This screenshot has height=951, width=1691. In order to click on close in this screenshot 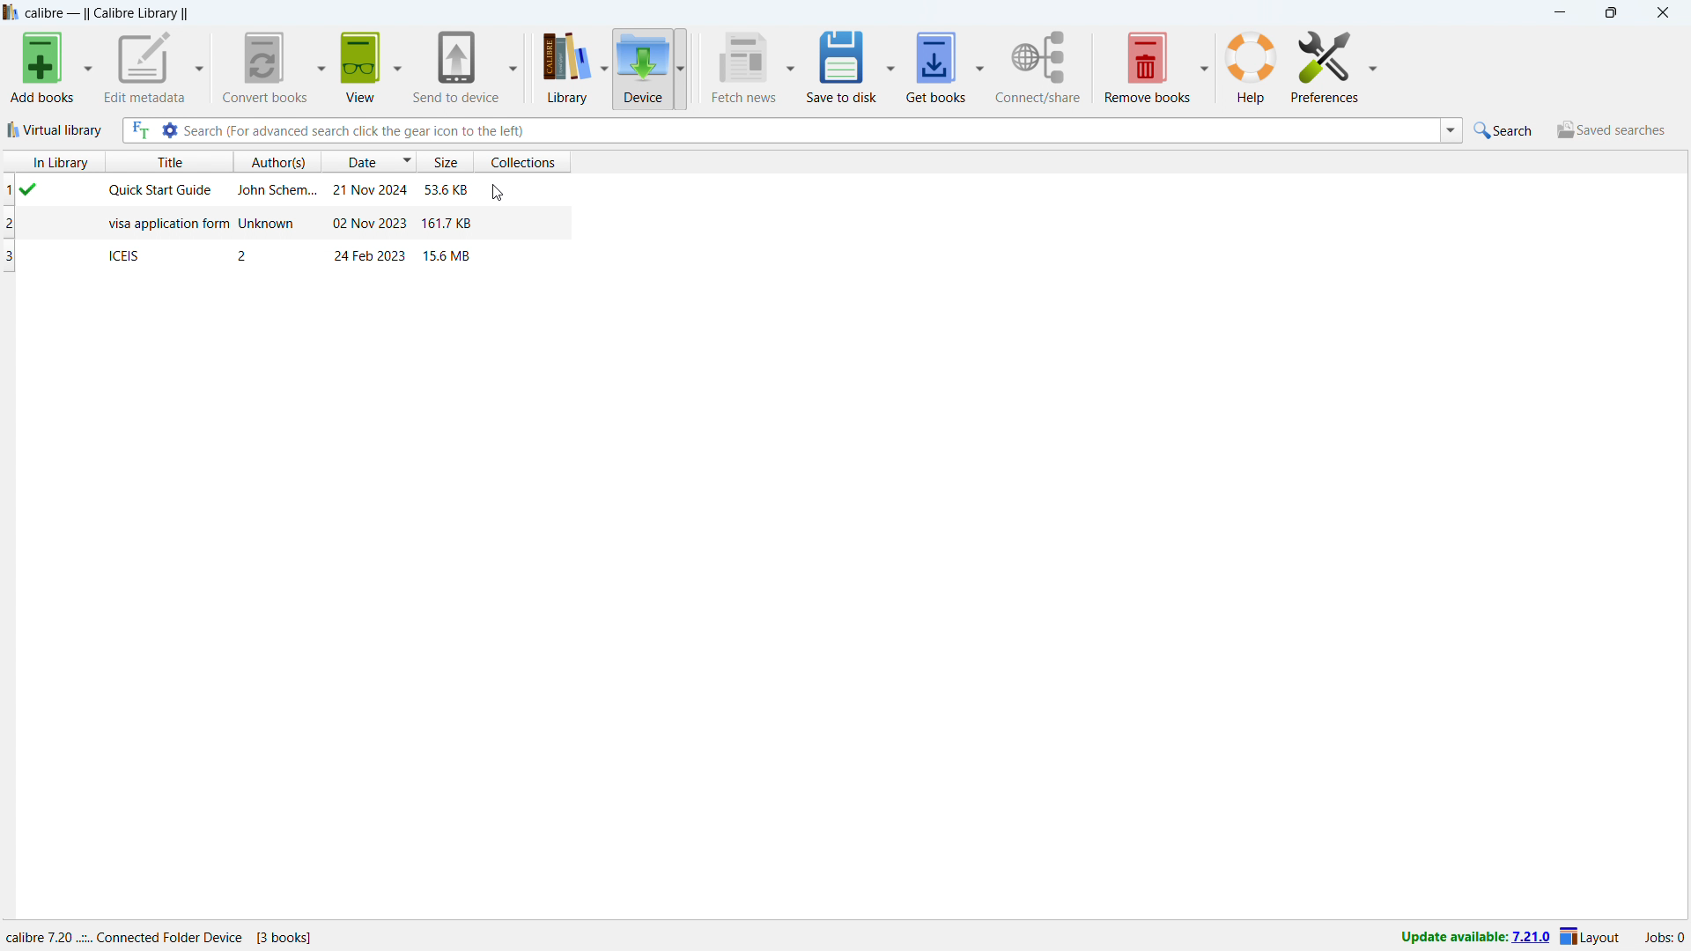, I will do `click(1661, 12)`.